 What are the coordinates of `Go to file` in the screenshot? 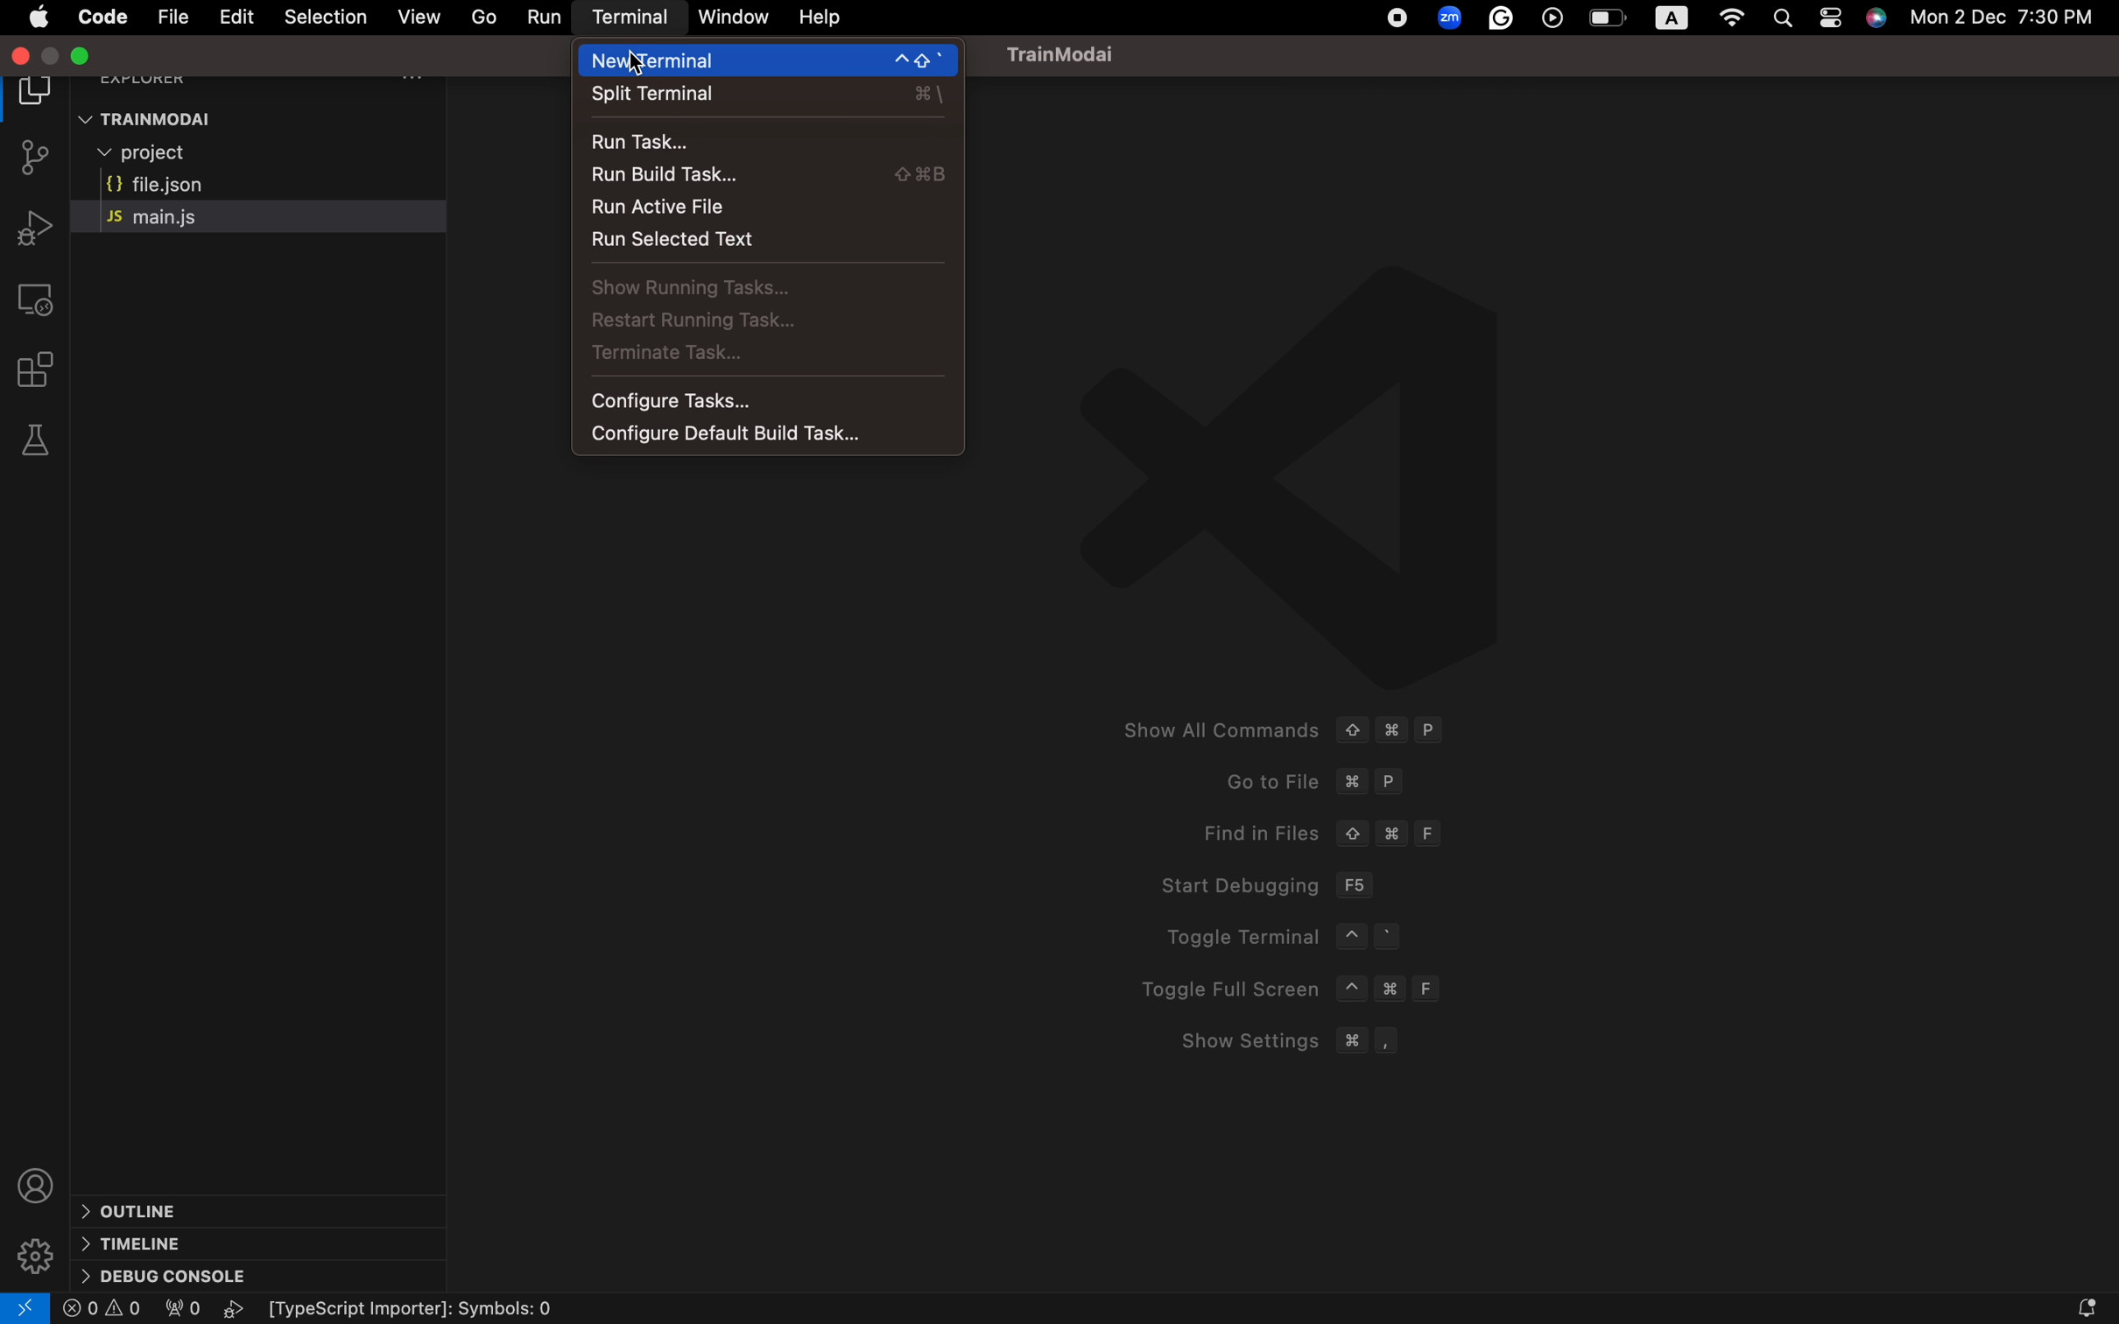 It's located at (1311, 781).